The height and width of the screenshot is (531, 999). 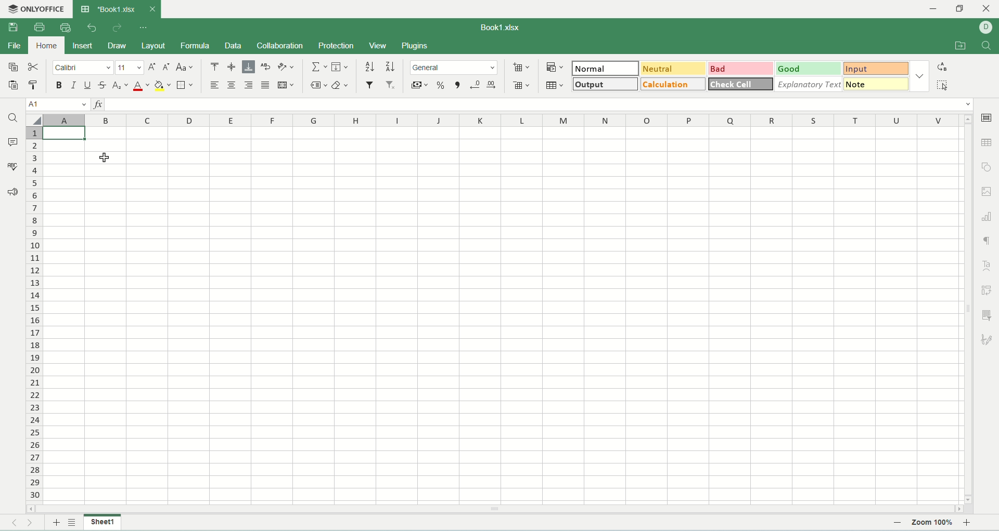 I want to click on zoom out, so click(x=898, y=523).